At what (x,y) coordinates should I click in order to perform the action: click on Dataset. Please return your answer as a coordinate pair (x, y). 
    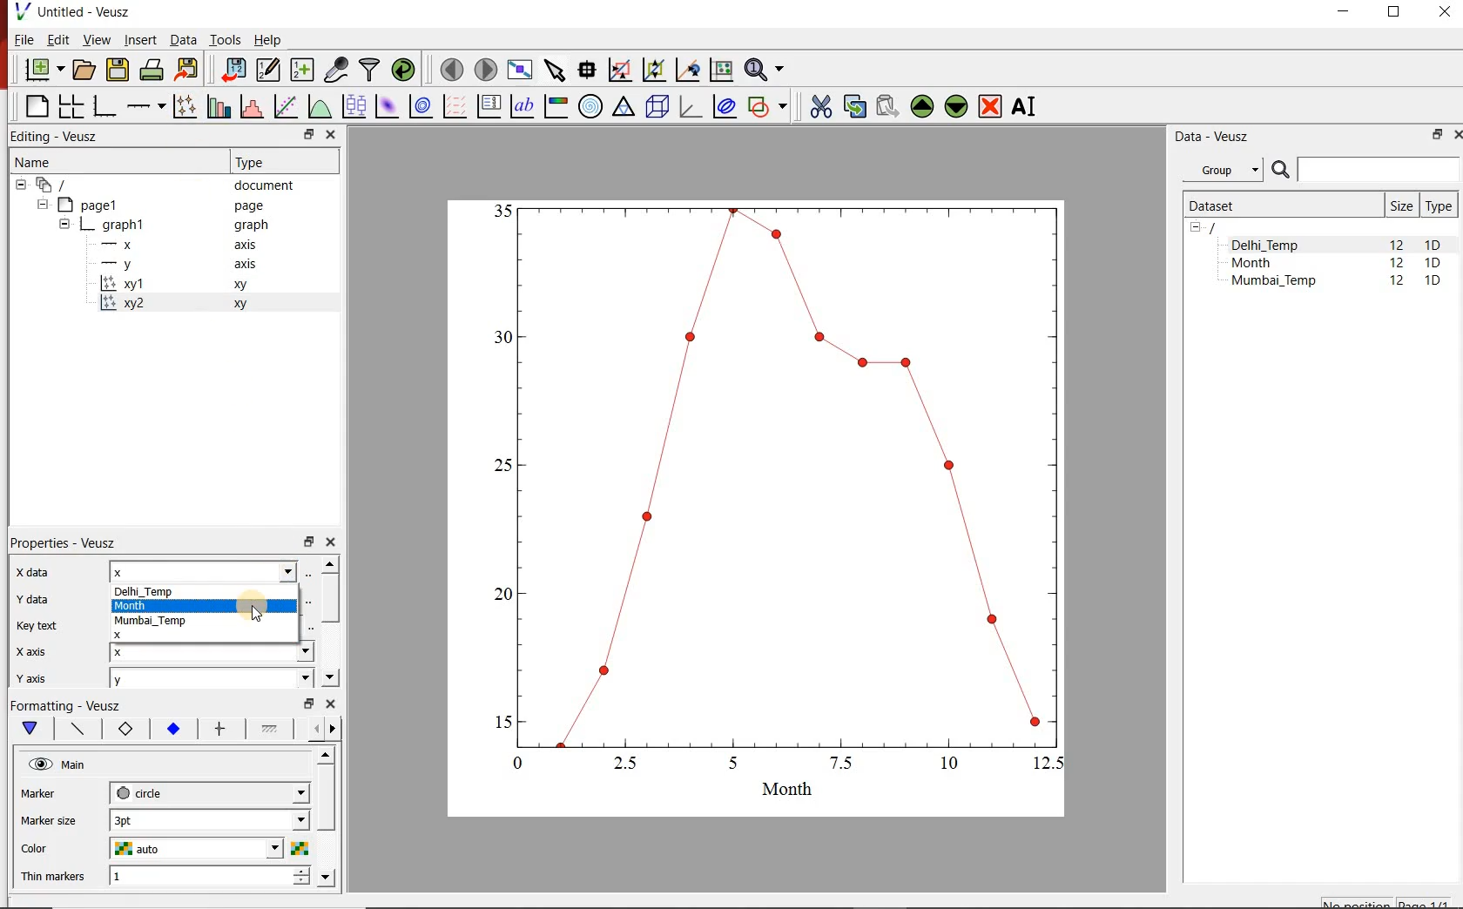
    Looking at the image, I should click on (1278, 205).